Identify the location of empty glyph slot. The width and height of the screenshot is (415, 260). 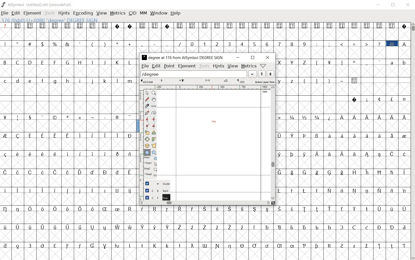
(68, 236).